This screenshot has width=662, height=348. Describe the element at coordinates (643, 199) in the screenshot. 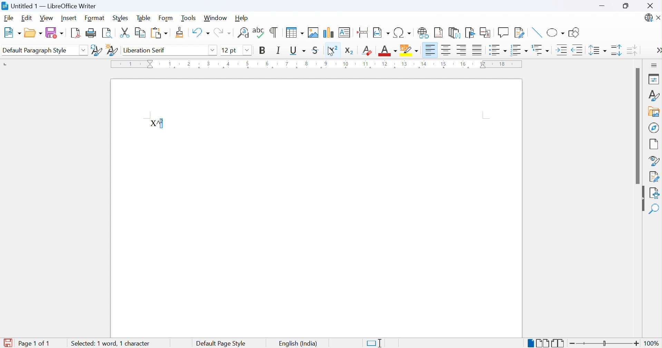

I see `Hide` at that location.